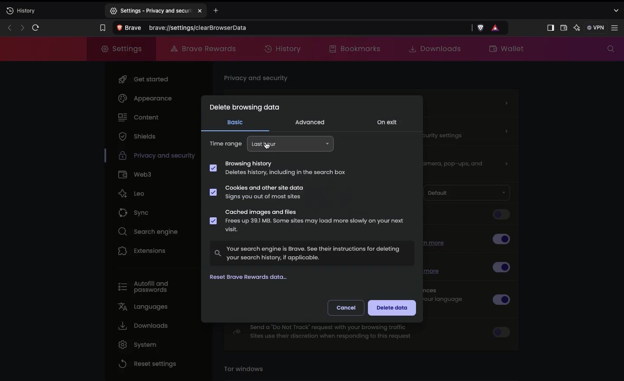  I want to click on Content, so click(137, 118).